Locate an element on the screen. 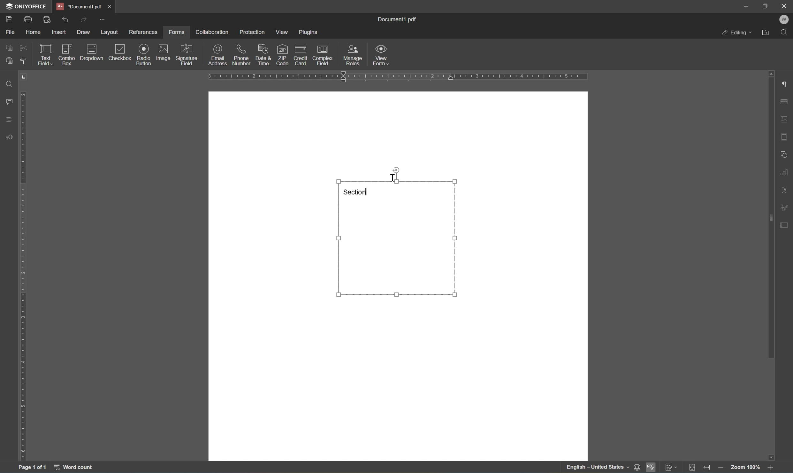 This screenshot has height=473, width=793. shape settings is located at coordinates (784, 154).